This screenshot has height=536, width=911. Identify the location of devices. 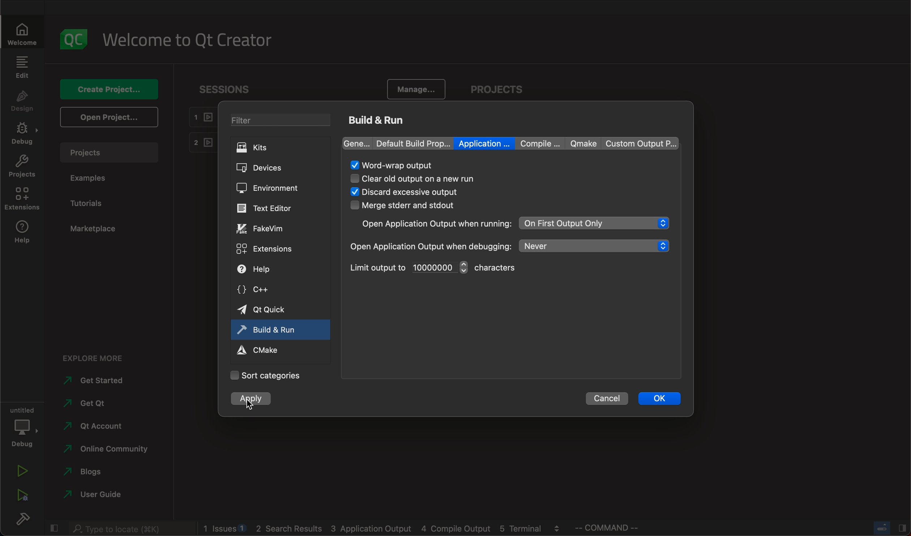
(278, 166).